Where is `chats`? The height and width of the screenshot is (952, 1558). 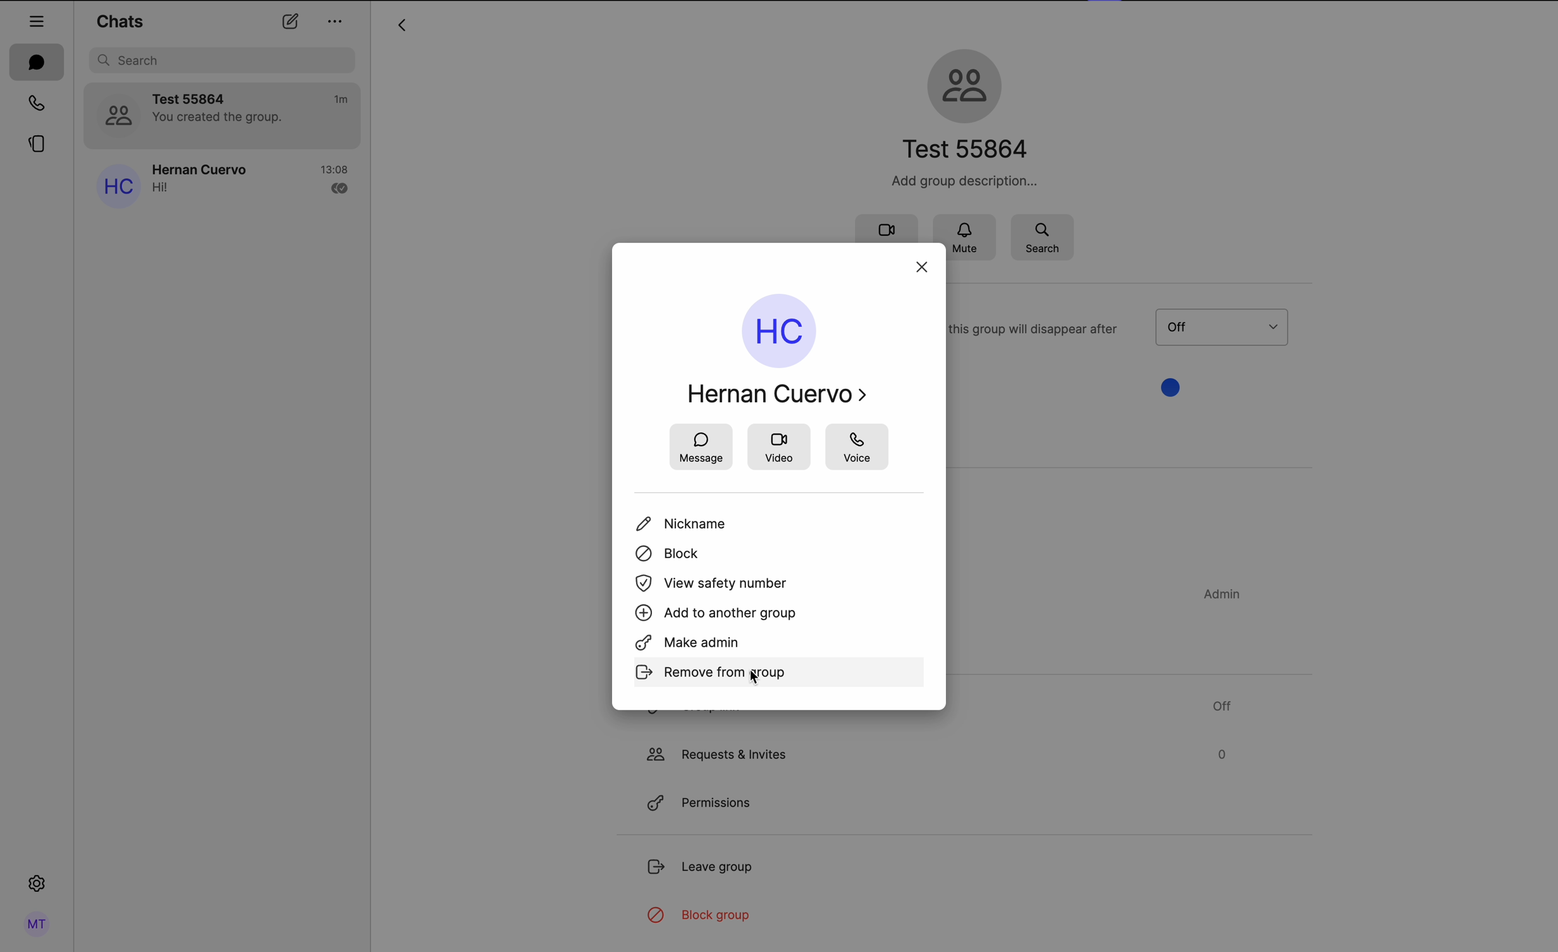
chats is located at coordinates (37, 63).